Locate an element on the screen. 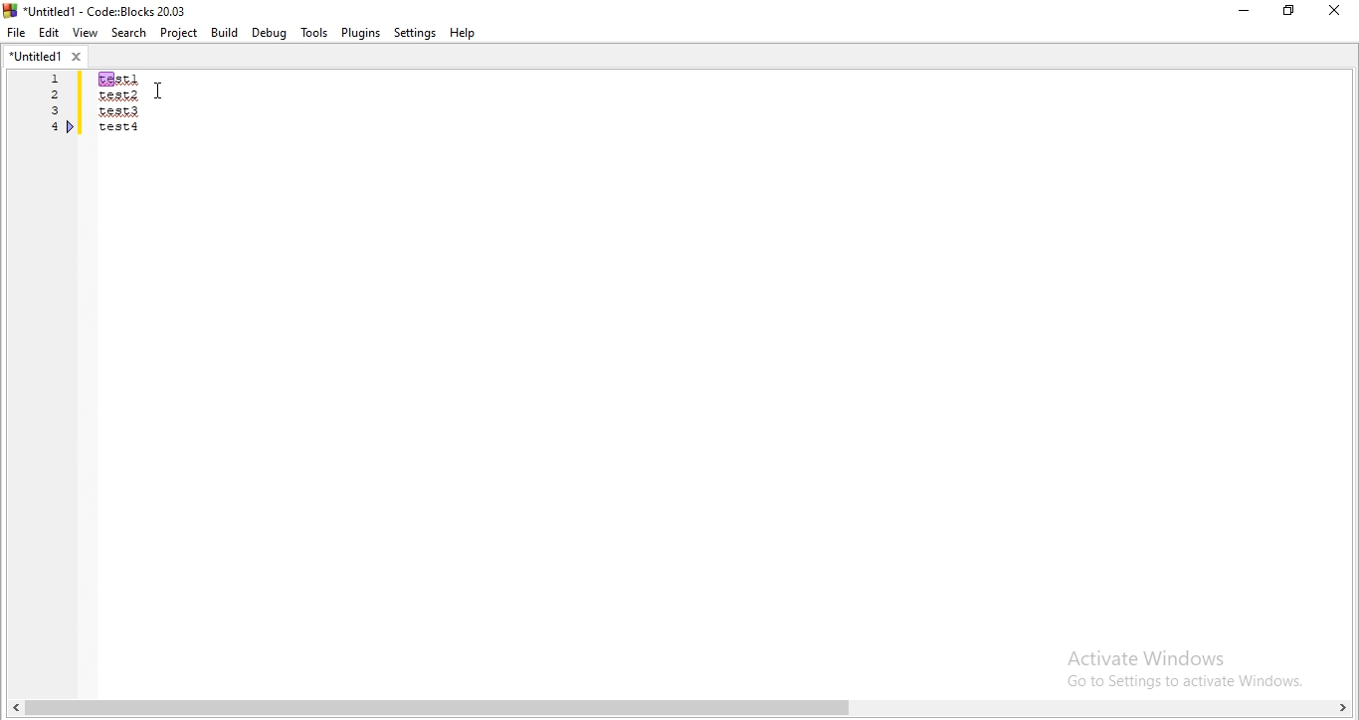 The image size is (1359, 720). file is located at coordinates (16, 31).